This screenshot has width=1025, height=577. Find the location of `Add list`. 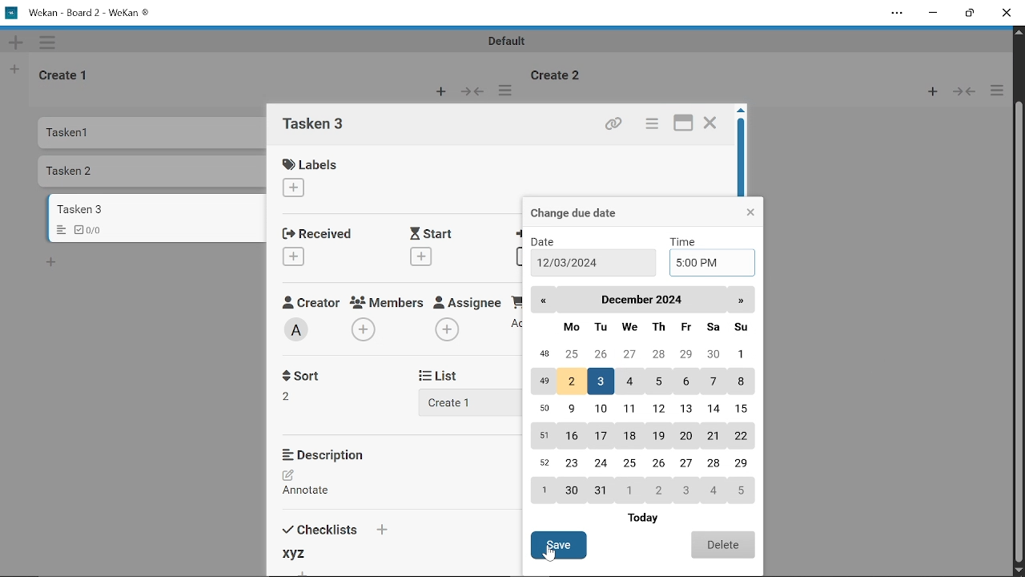

Add list is located at coordinates (458, 401).